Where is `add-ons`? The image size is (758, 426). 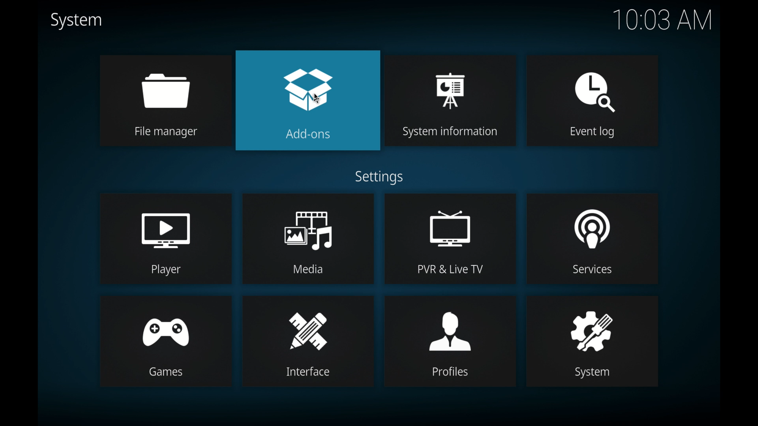
add-ons is located at coordinates (310, 102).